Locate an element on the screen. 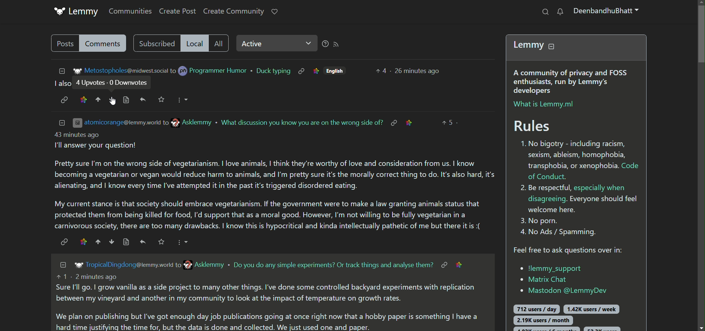  hyperlink is located at coordinates (301, 71).